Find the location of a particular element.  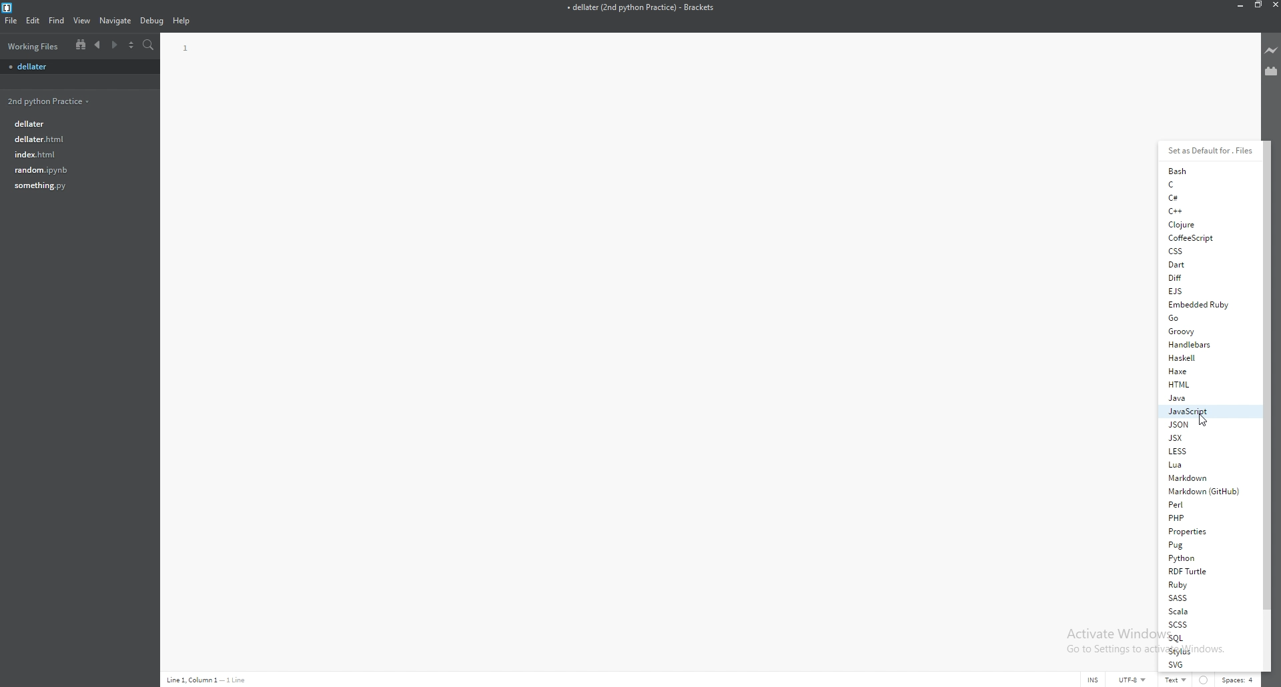

lua is located at coordinates (1204, 464).